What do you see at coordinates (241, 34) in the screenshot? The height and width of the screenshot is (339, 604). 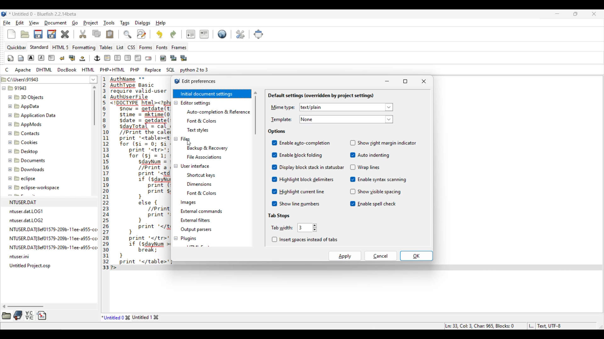 I see `Edit preferences highlighted by cursor` at bounding box center [241, 34].